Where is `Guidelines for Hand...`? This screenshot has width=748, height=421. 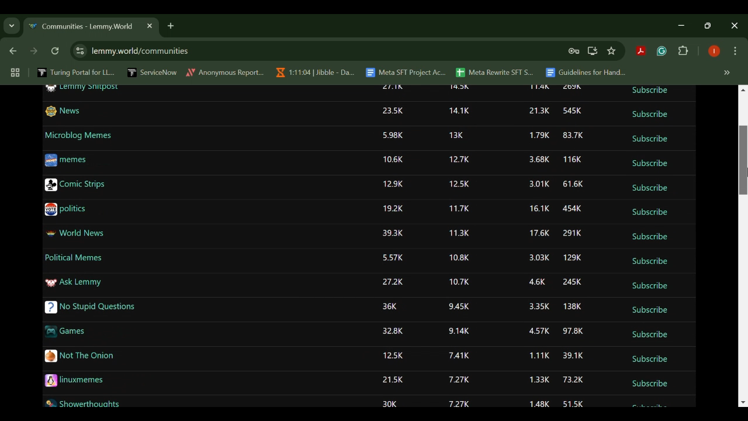 Guidelines for Hand... is located at coordinates (584, 73).